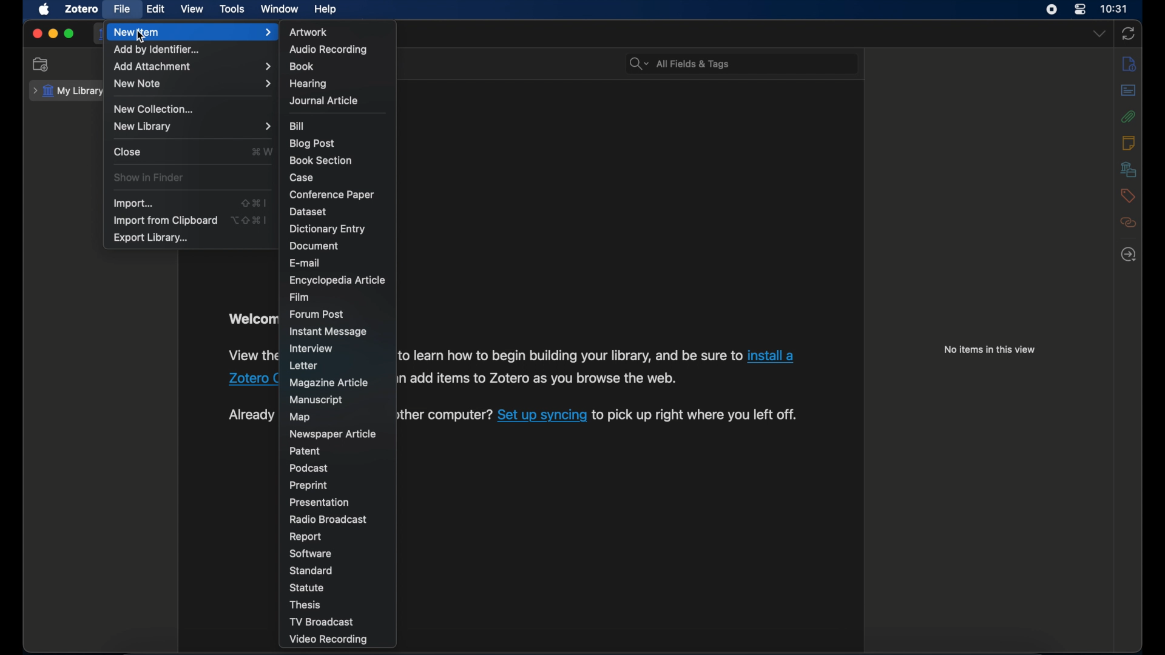  Describe the element at coordinates (157, 10) in the screenshot. I see `edit` at that location.